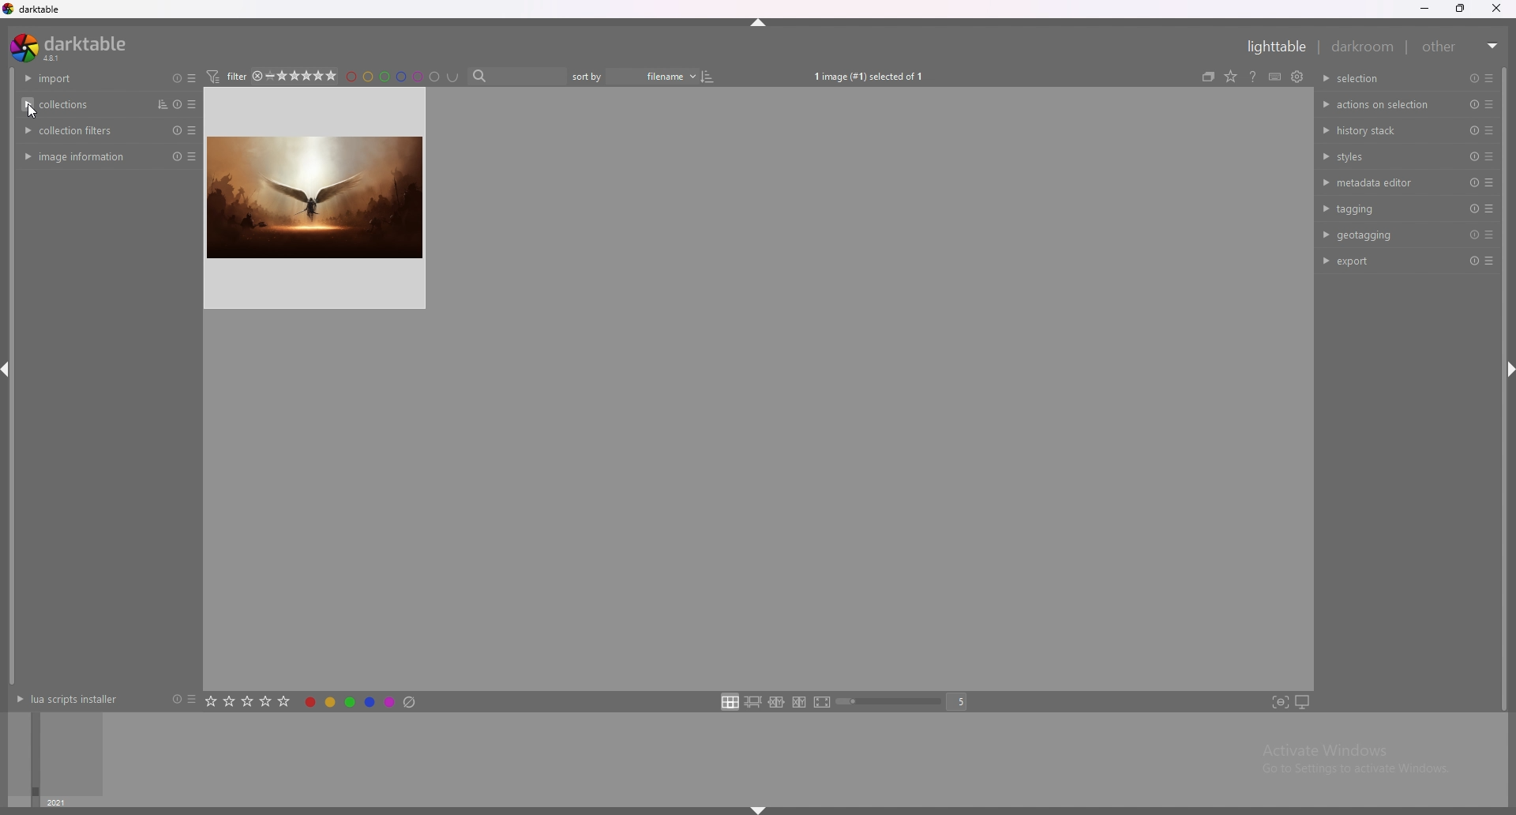 This screenshot has width=1516, height=815. Describe the element at coordinates (758, 25) in the screenshot. I see `hide` at that location.